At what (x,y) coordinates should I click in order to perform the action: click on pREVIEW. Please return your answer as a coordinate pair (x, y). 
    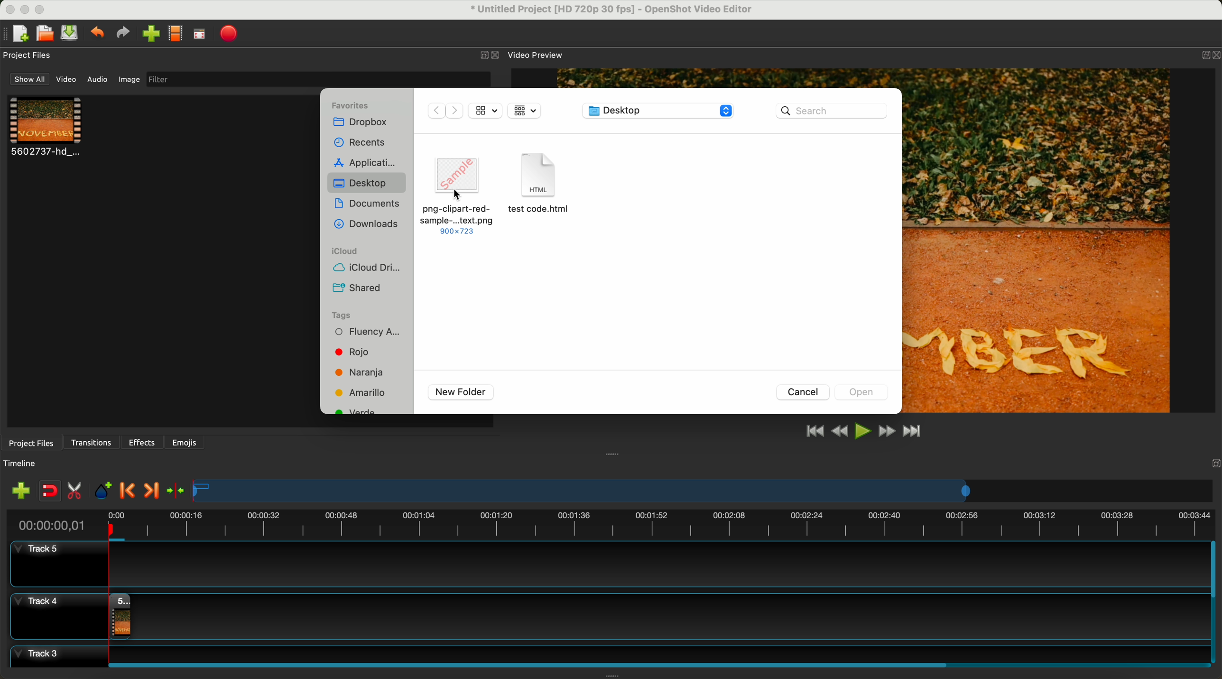
    Looking at the image, I should click on (1043, 240).